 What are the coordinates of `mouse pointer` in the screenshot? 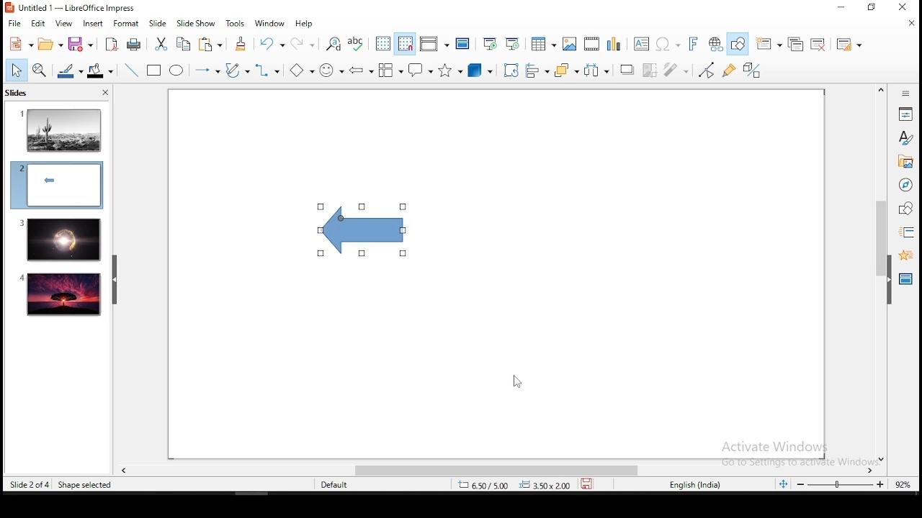 It's located at (514, 381).